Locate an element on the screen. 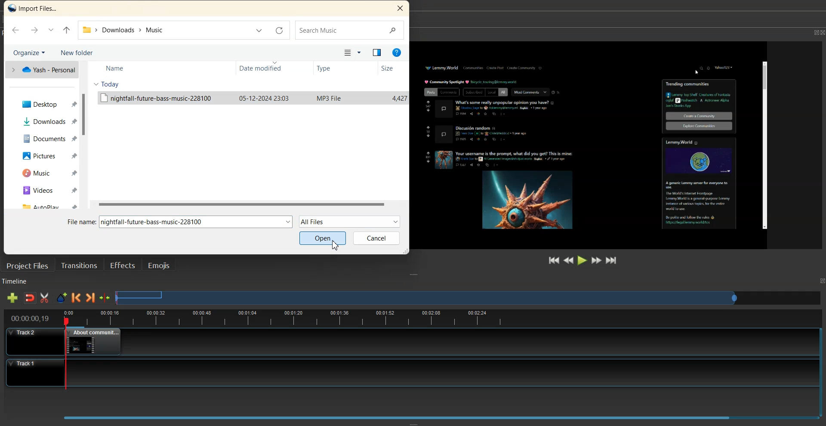 Image resolution: width=826 pixels, height=426 pixels. Jump to Start is located at coordinates (555, 260).